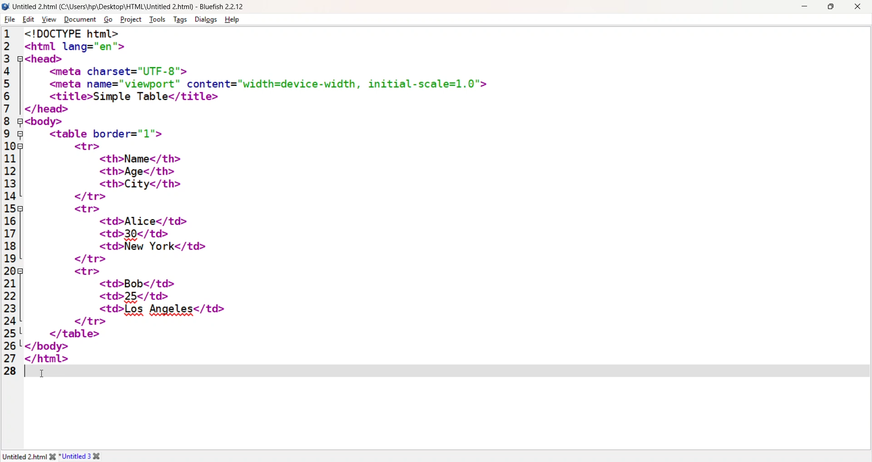 Image resolution: width=872 pixels, height=462 pixels. I want to click on Untitled 2.html (C:\Users\hp\Desktop\HTML\Untitled 2.html) - Bluefish 2.2.12, so click(132, 5).